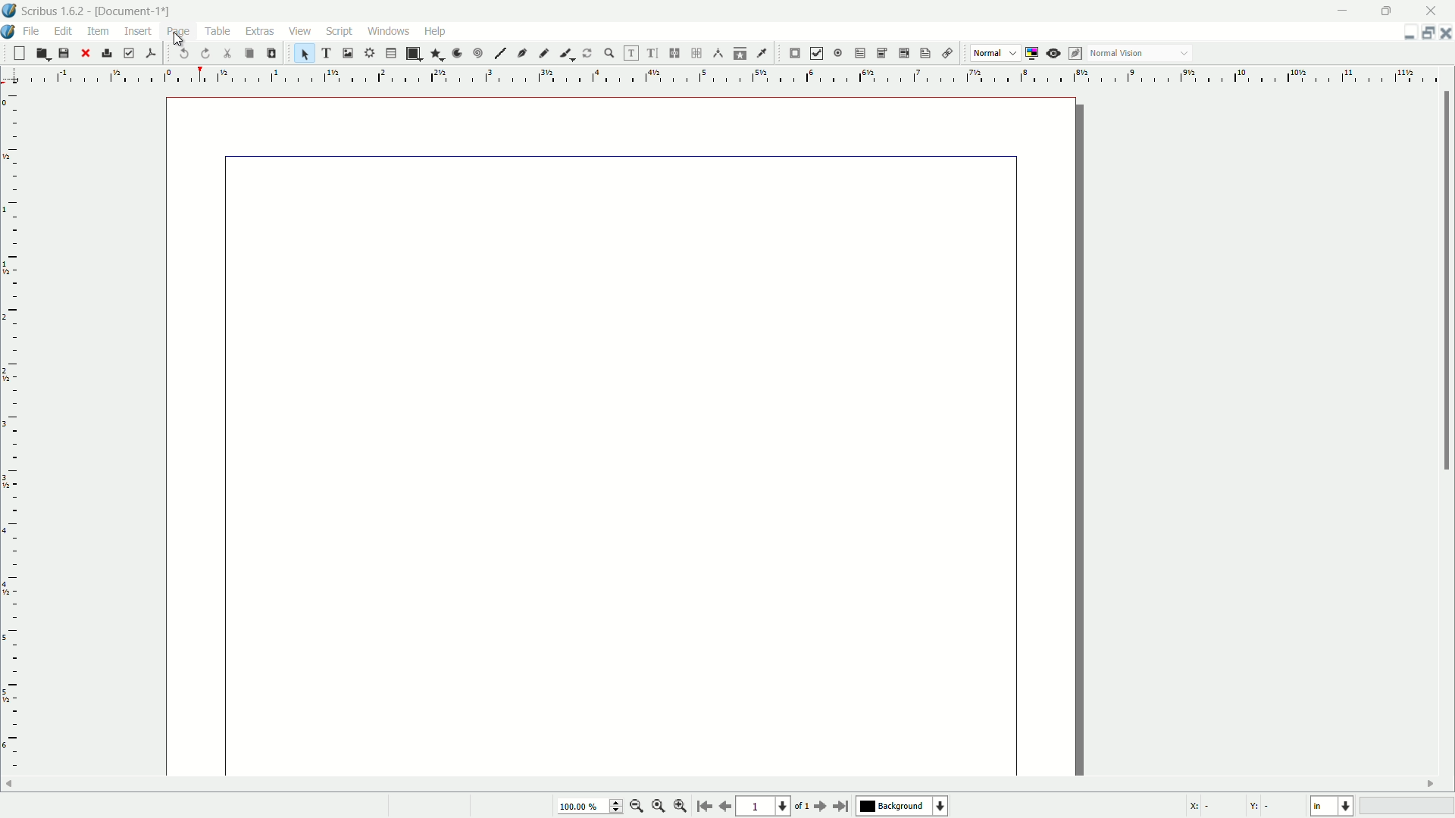 Image resolution: width=1455 pixels, height=818 pixels. What do you see at coordinates (327, 53) in the screenshot?
I see `text frame` at bounding box center [327, 53].